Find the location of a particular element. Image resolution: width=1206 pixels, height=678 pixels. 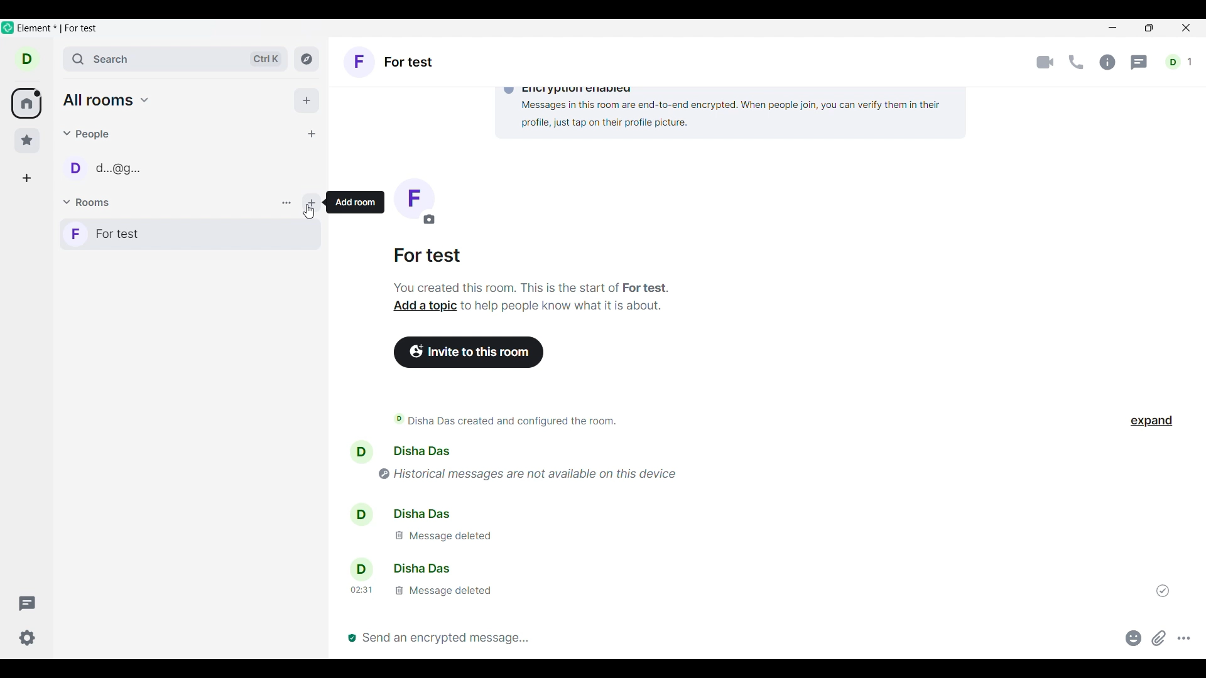

element for test is located at coordinates (57, 28).